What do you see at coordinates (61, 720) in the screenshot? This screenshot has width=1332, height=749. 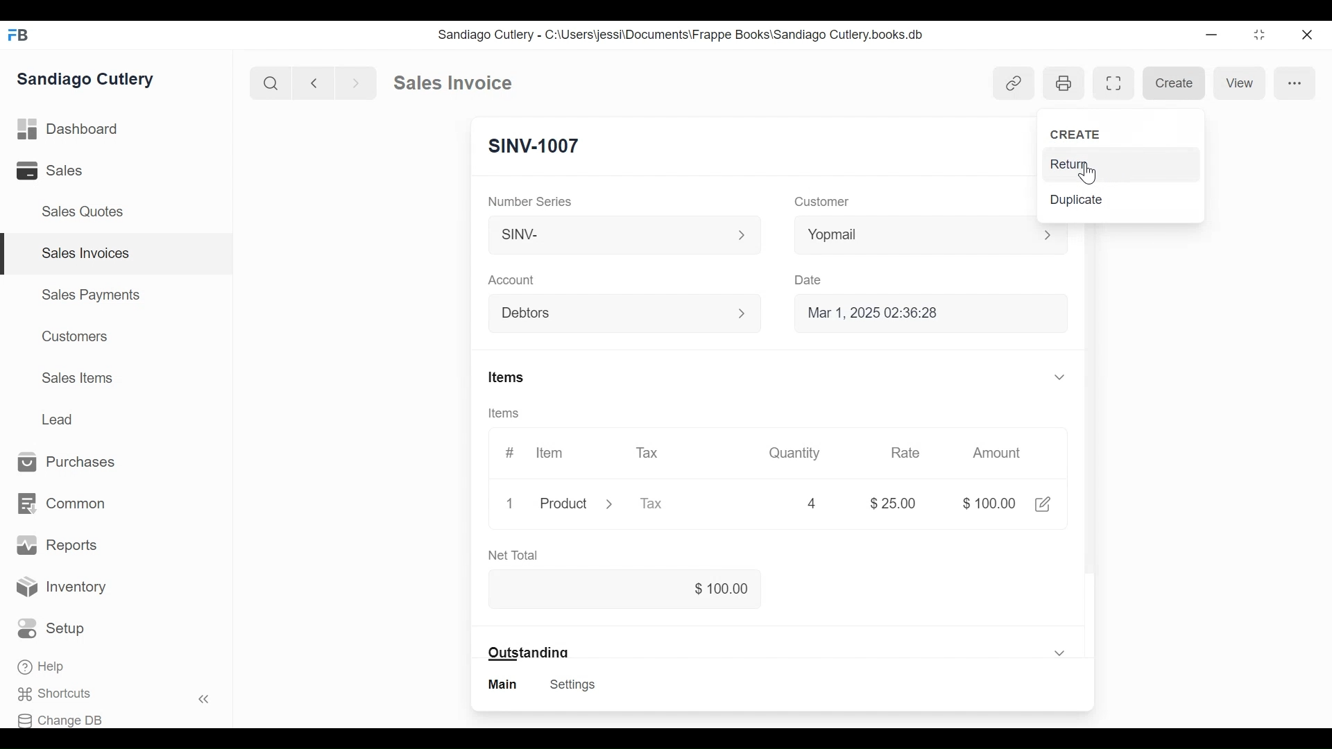 I see ` Change DB` at bounding box center [61, 720].